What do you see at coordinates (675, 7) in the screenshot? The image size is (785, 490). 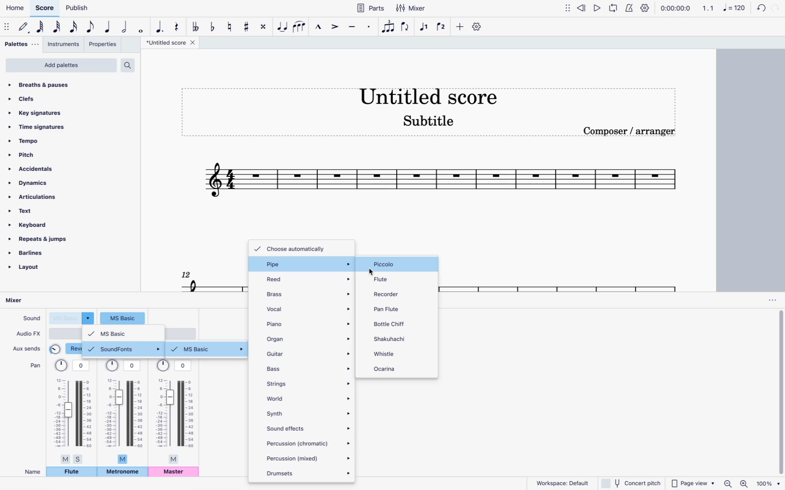 I see `time` at bounding box center [675, 7].